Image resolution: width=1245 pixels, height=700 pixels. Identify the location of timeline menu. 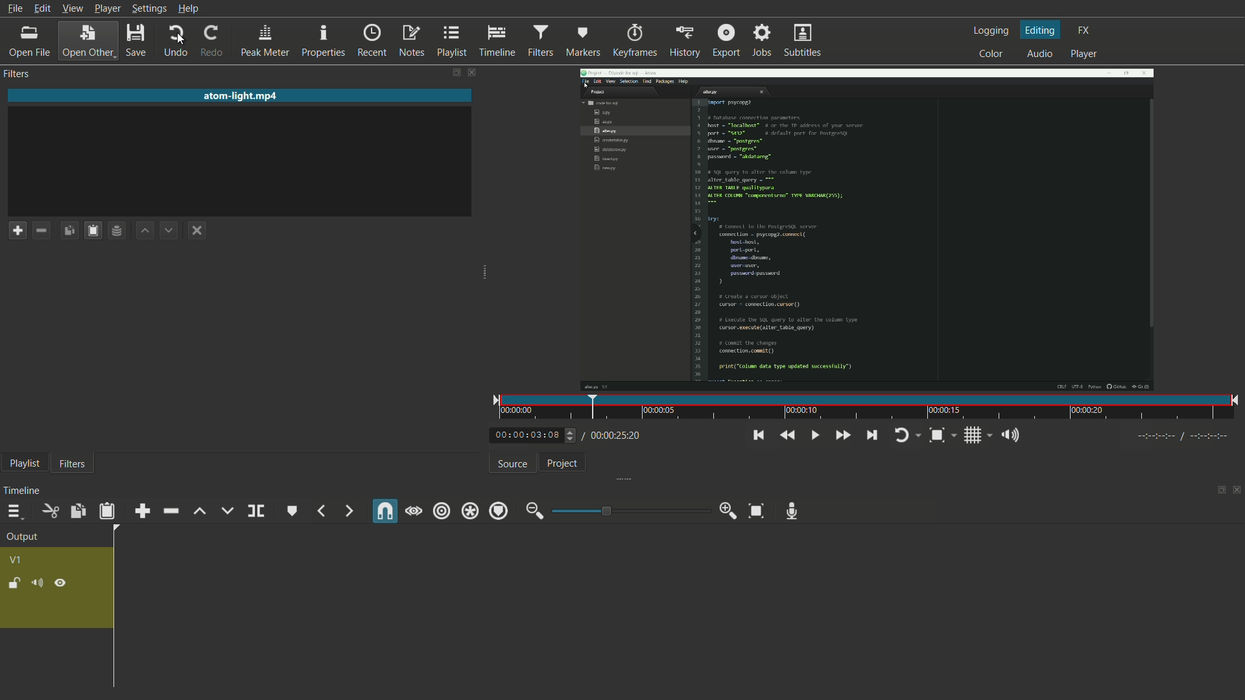
(12, 511).